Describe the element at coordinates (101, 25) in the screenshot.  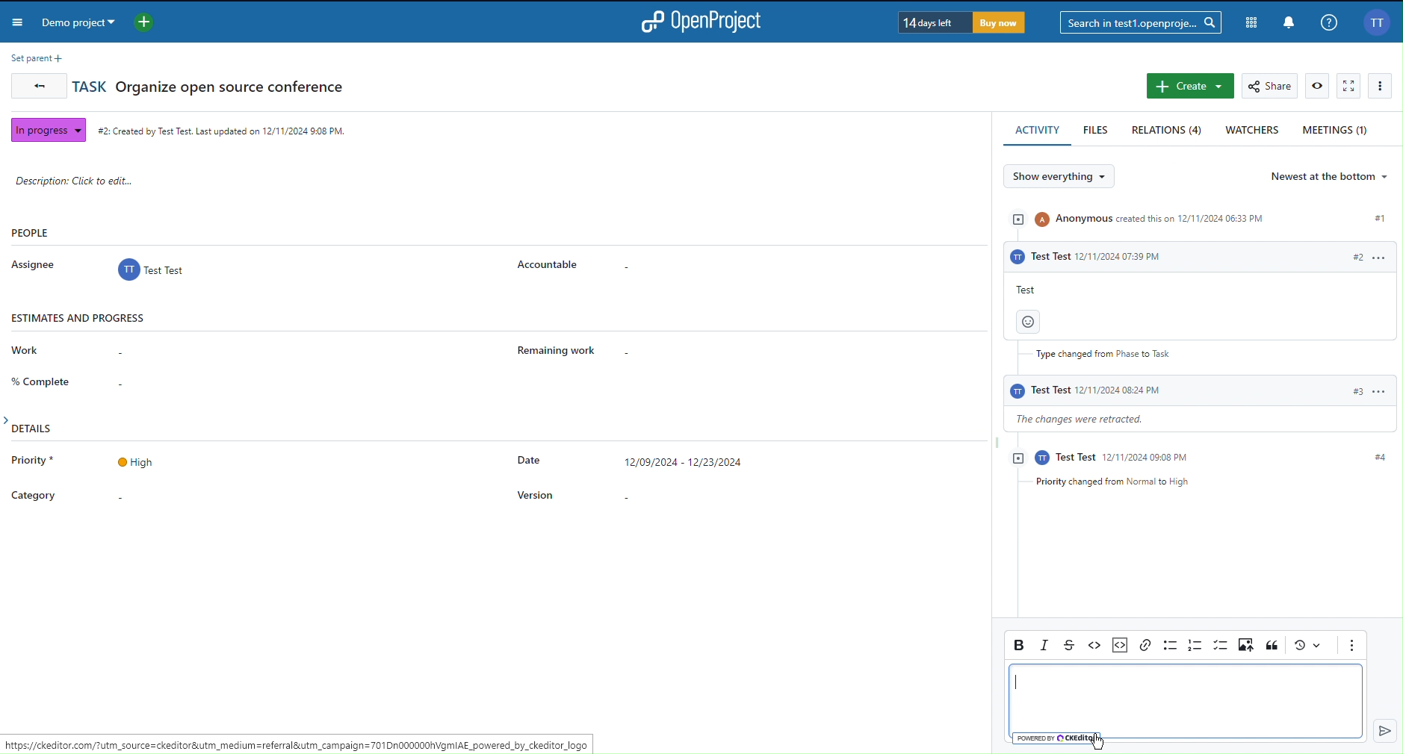
I see `Demo Projecy` at that location.